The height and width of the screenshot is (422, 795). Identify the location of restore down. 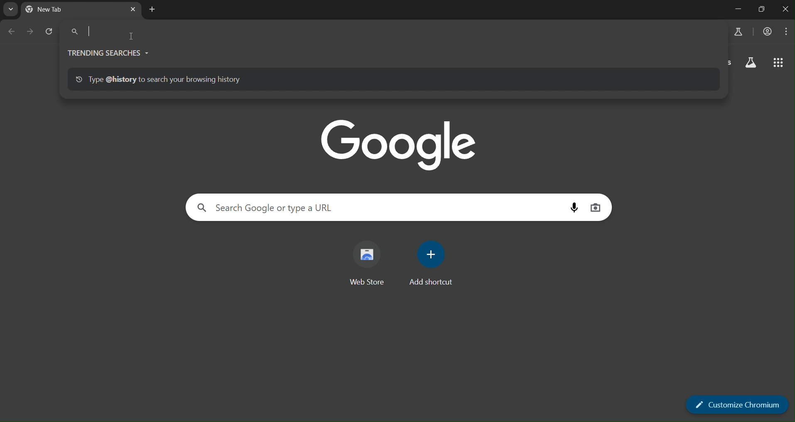
(763, 9).